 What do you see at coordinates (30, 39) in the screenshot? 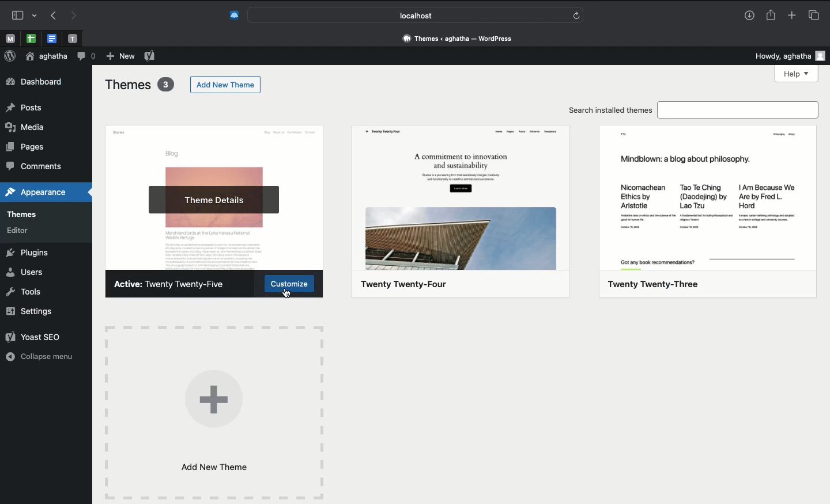
I see `open tab, google sheet` at bounding box center [30, 39].